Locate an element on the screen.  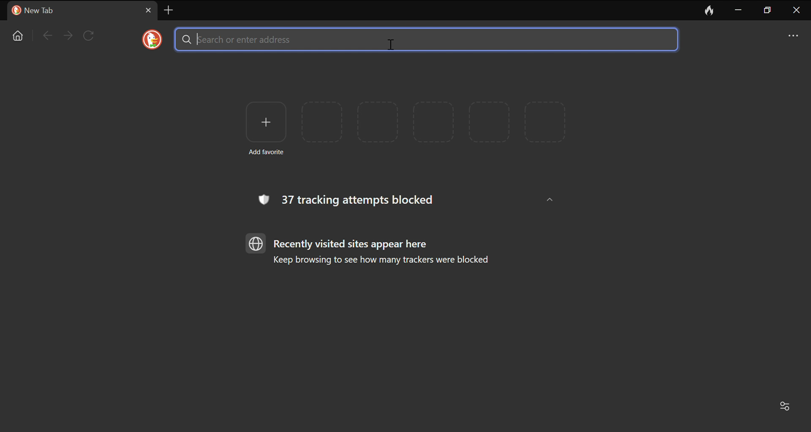
Customize is located at coordinates (788, 407).